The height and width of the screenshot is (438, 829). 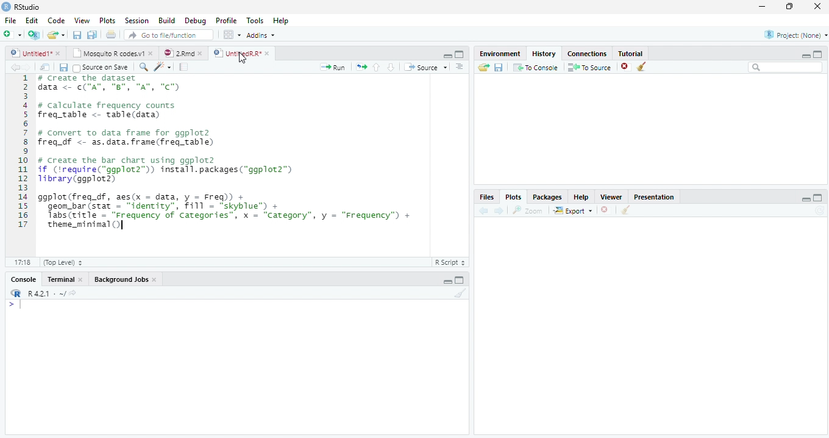 I want to click on Terminal, so click(x=65, y=279).